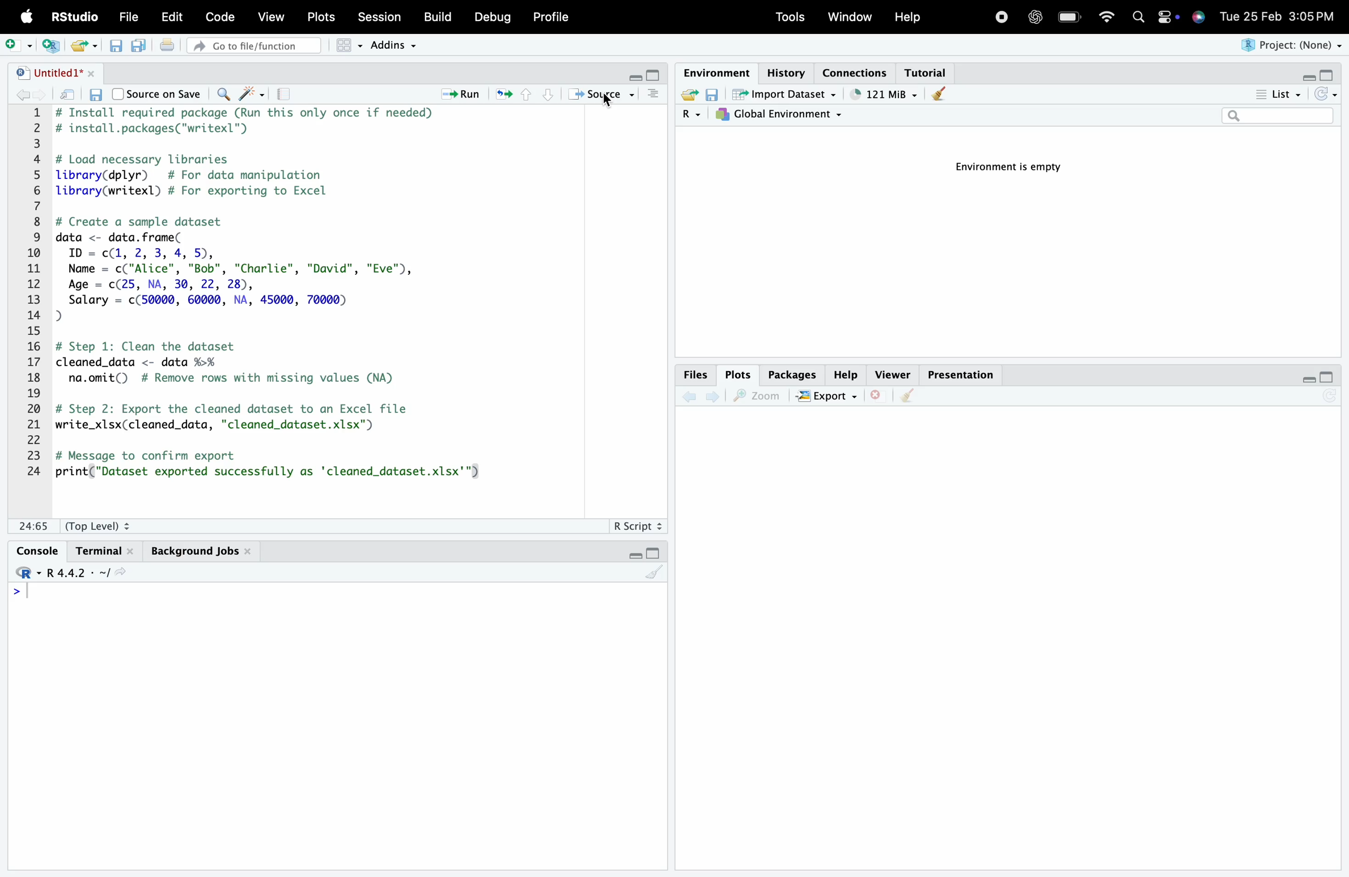 The width and height of the screenshot is (1349, 877). What do you see at coordinates (83, 46) in the screenshot?
I see `Open an existing file (Ctrl + O)` at bounding box center [83, 46].